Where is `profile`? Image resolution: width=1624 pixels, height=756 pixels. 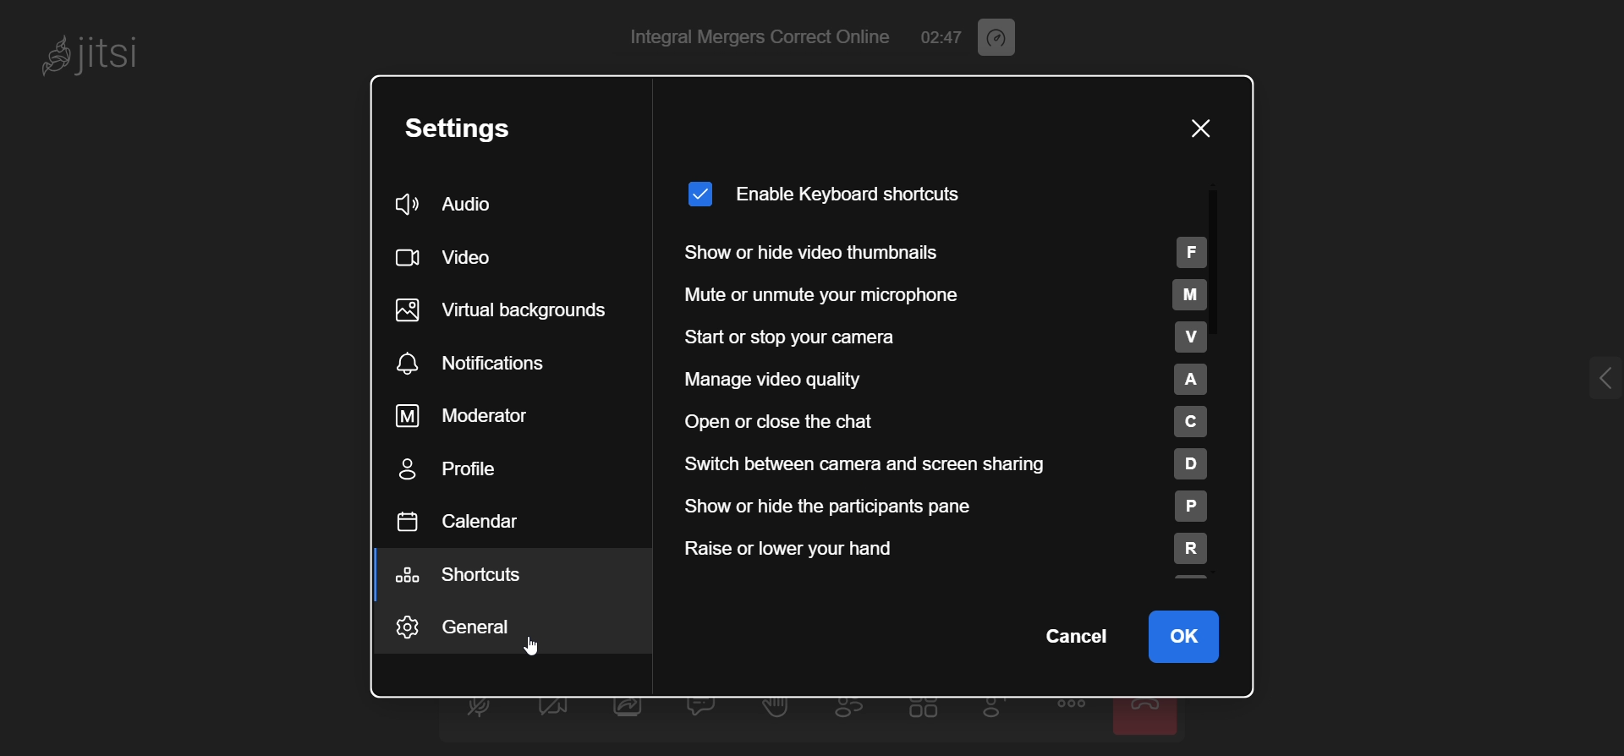
profile is located at coordinates (460, 473).